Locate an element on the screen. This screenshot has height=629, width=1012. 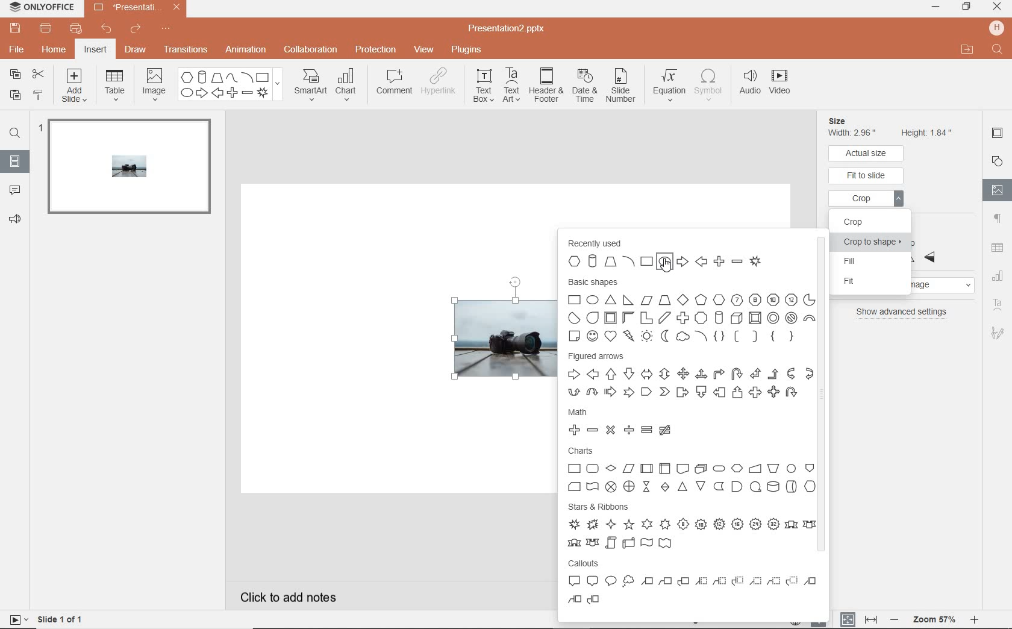
redo is located at coordinates (137, 31).